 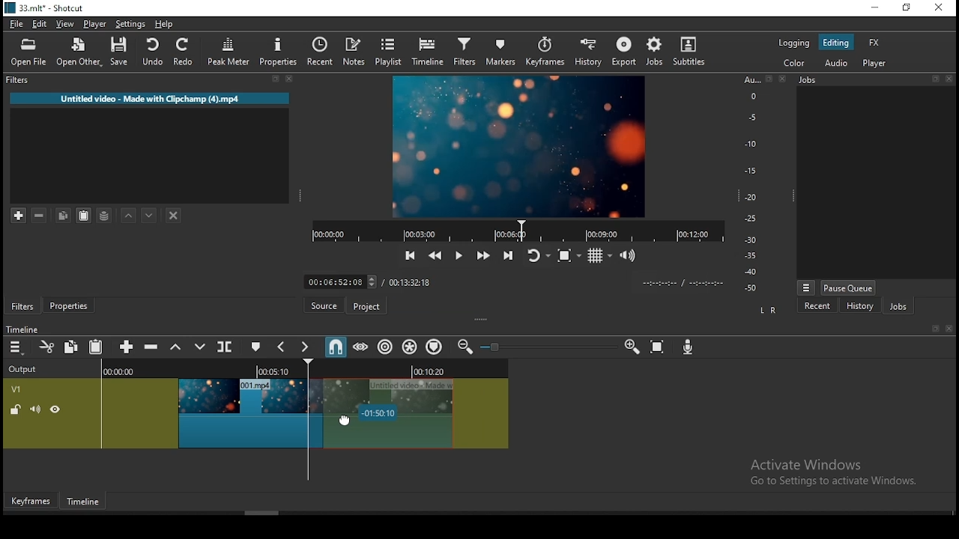 What do you see at coordinates (16, 347) in the screenshot?
I see `menu` at bounding box center [16, 347].